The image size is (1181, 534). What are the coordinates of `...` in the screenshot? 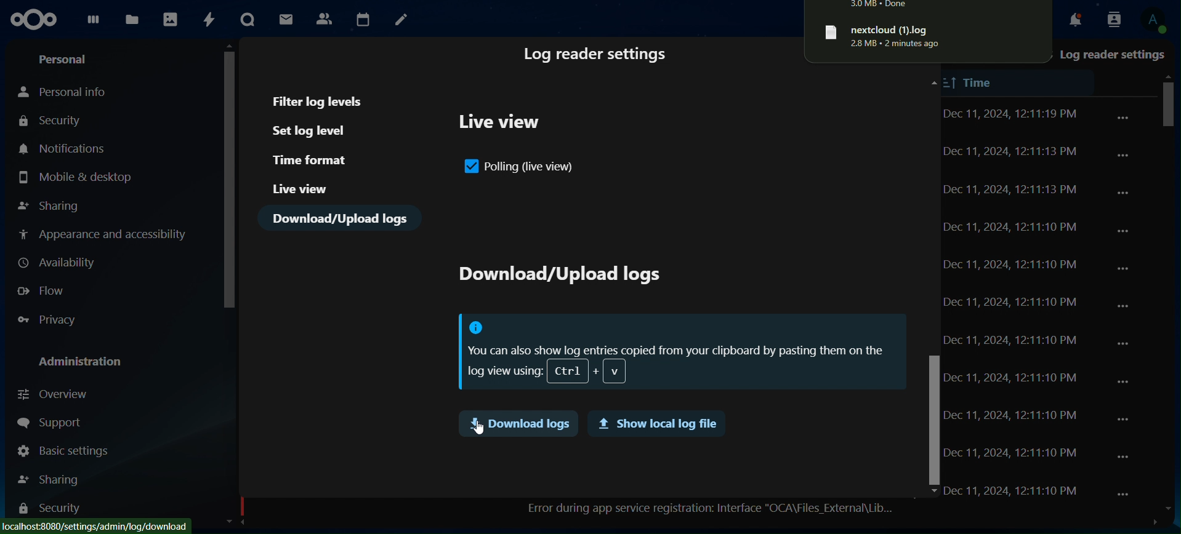 It's located at (1123, 154).